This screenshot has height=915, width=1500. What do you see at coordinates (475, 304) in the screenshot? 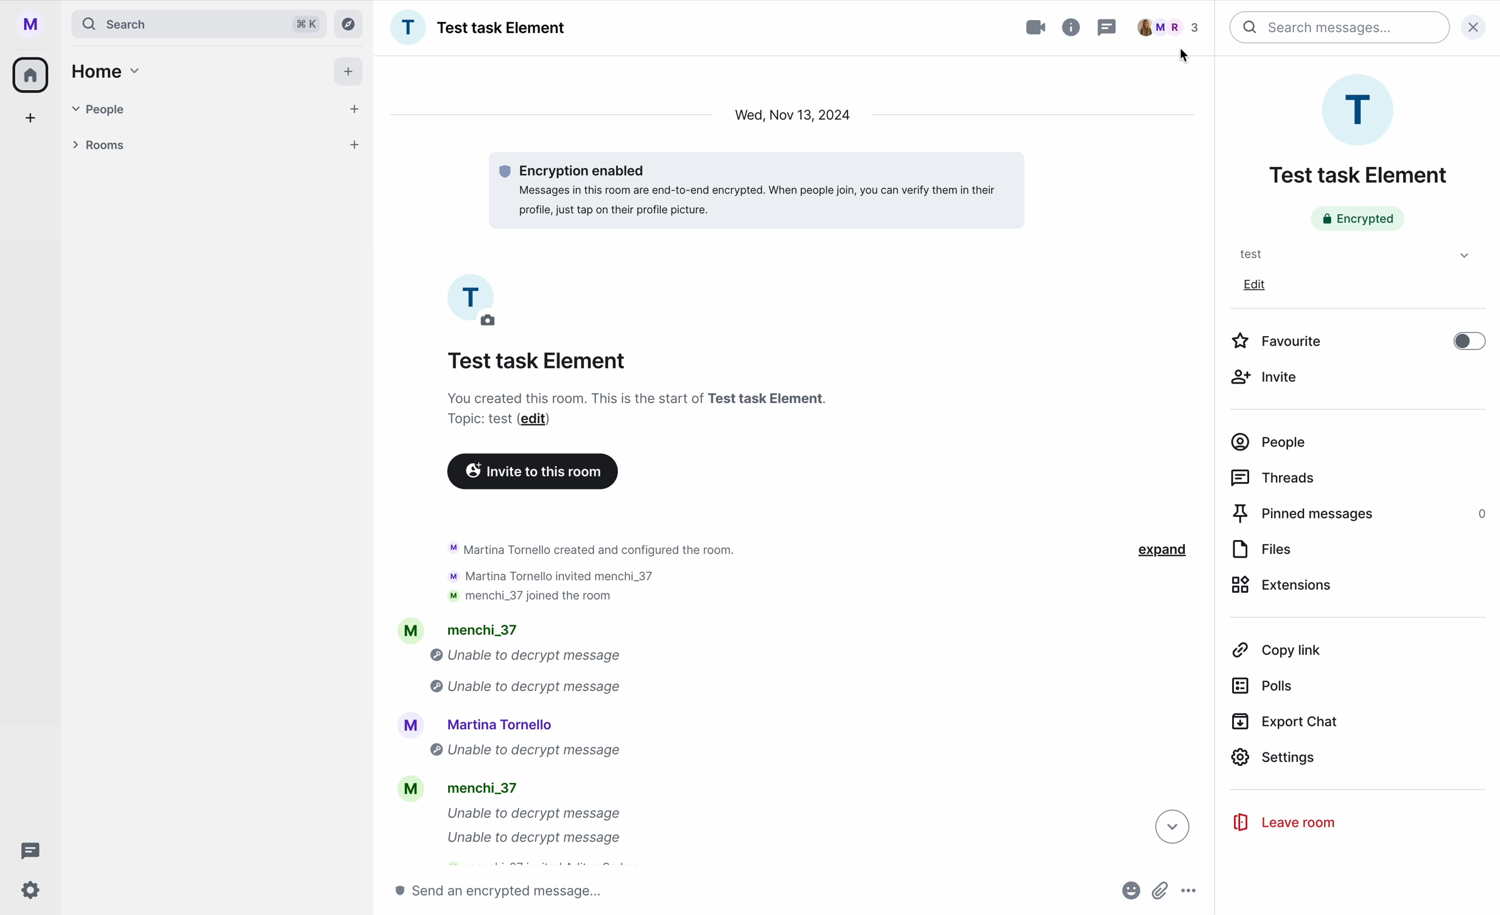
I see `picture profile` at bounding box center [475, 304].